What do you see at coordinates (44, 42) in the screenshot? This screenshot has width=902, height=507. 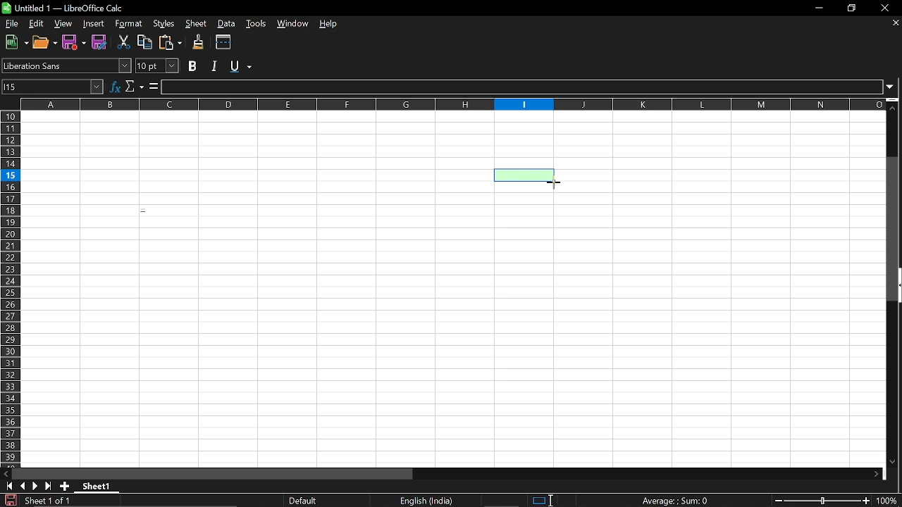 I see `Open` at bounding box center [44, 42].